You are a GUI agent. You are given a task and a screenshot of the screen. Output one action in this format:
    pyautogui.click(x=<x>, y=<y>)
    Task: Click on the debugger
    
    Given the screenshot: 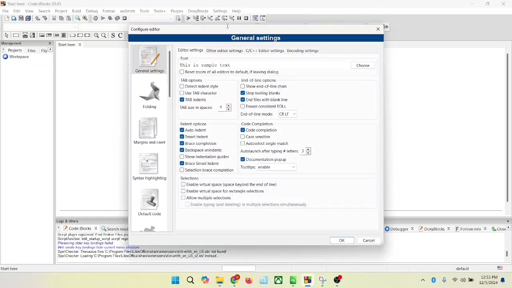 What is the action you would take?
    pyautogui.click(x=401, y=229)
    